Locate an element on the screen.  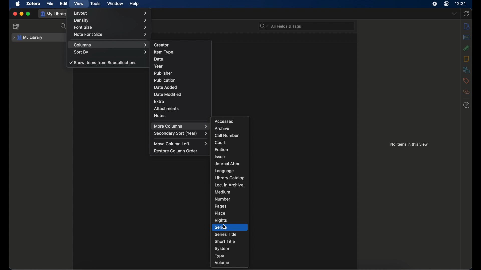
short title is located at coordinates (225, 241).